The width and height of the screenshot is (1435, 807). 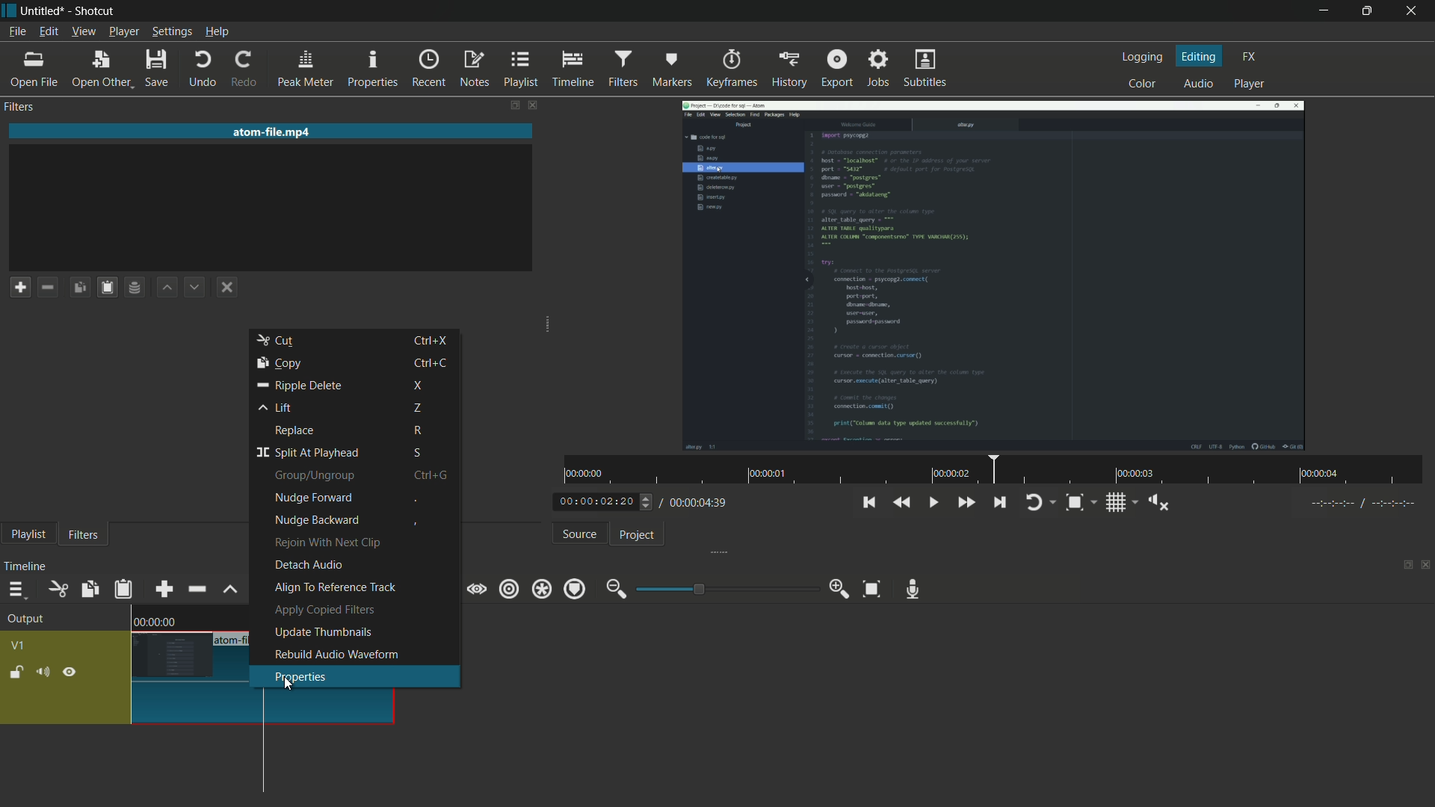 What do you see at coordinates (673, 69) in the screenshot?
I see `markers` at bounding box center [673, 69].